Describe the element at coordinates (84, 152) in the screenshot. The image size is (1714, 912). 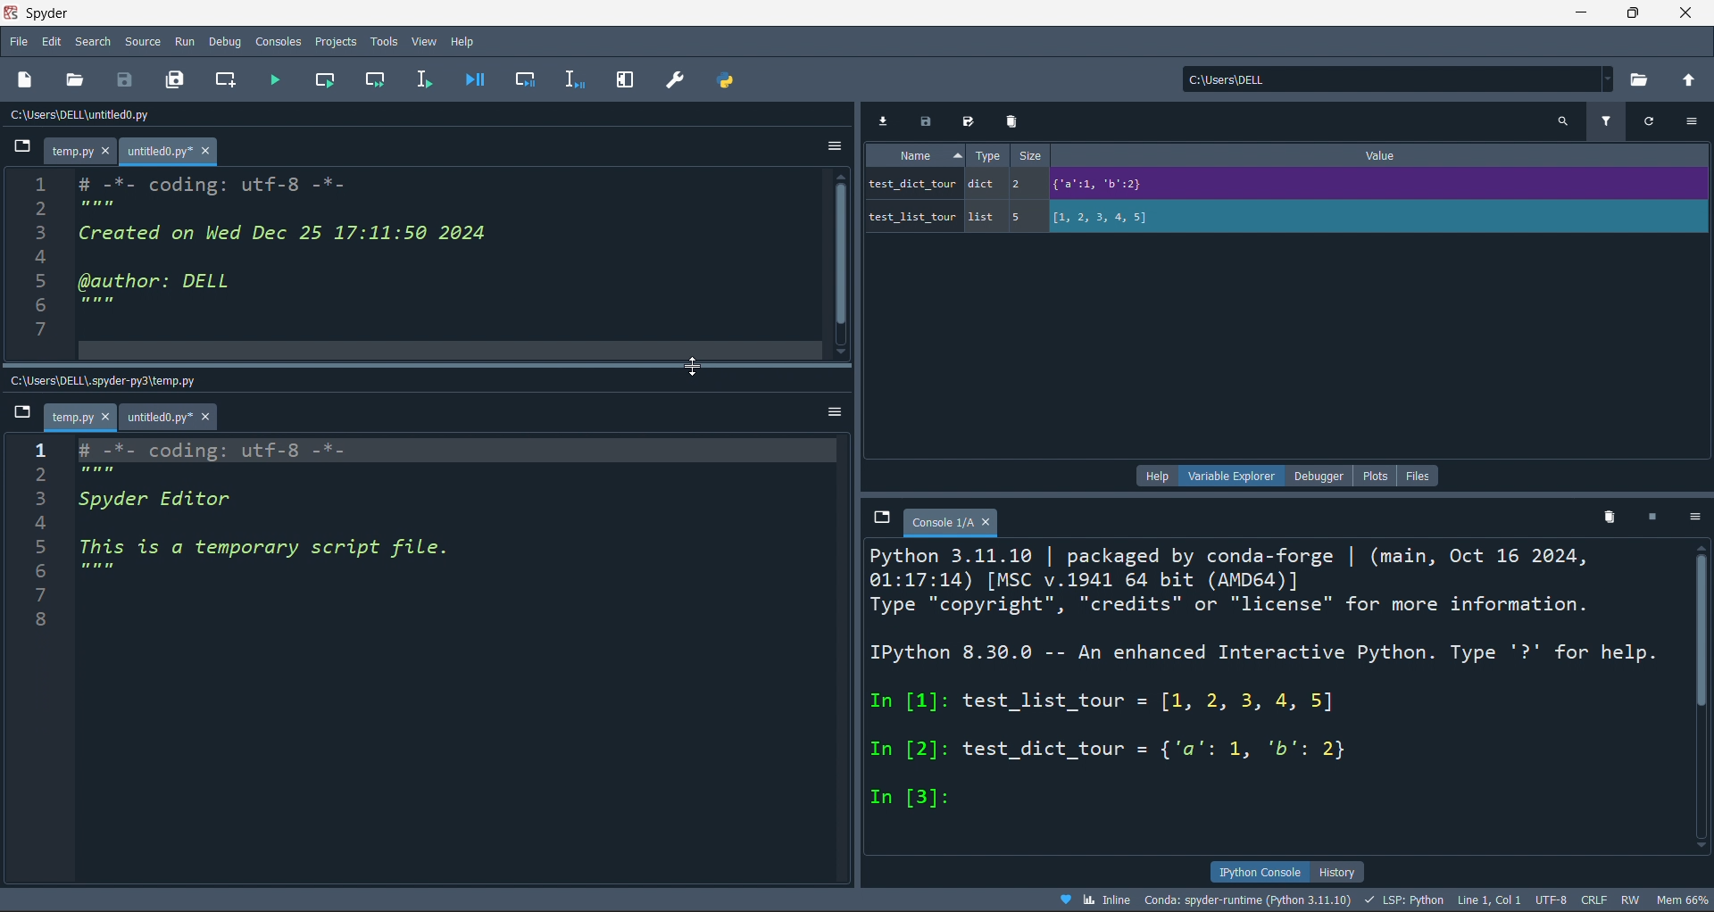
I see `temp.py` at that location.